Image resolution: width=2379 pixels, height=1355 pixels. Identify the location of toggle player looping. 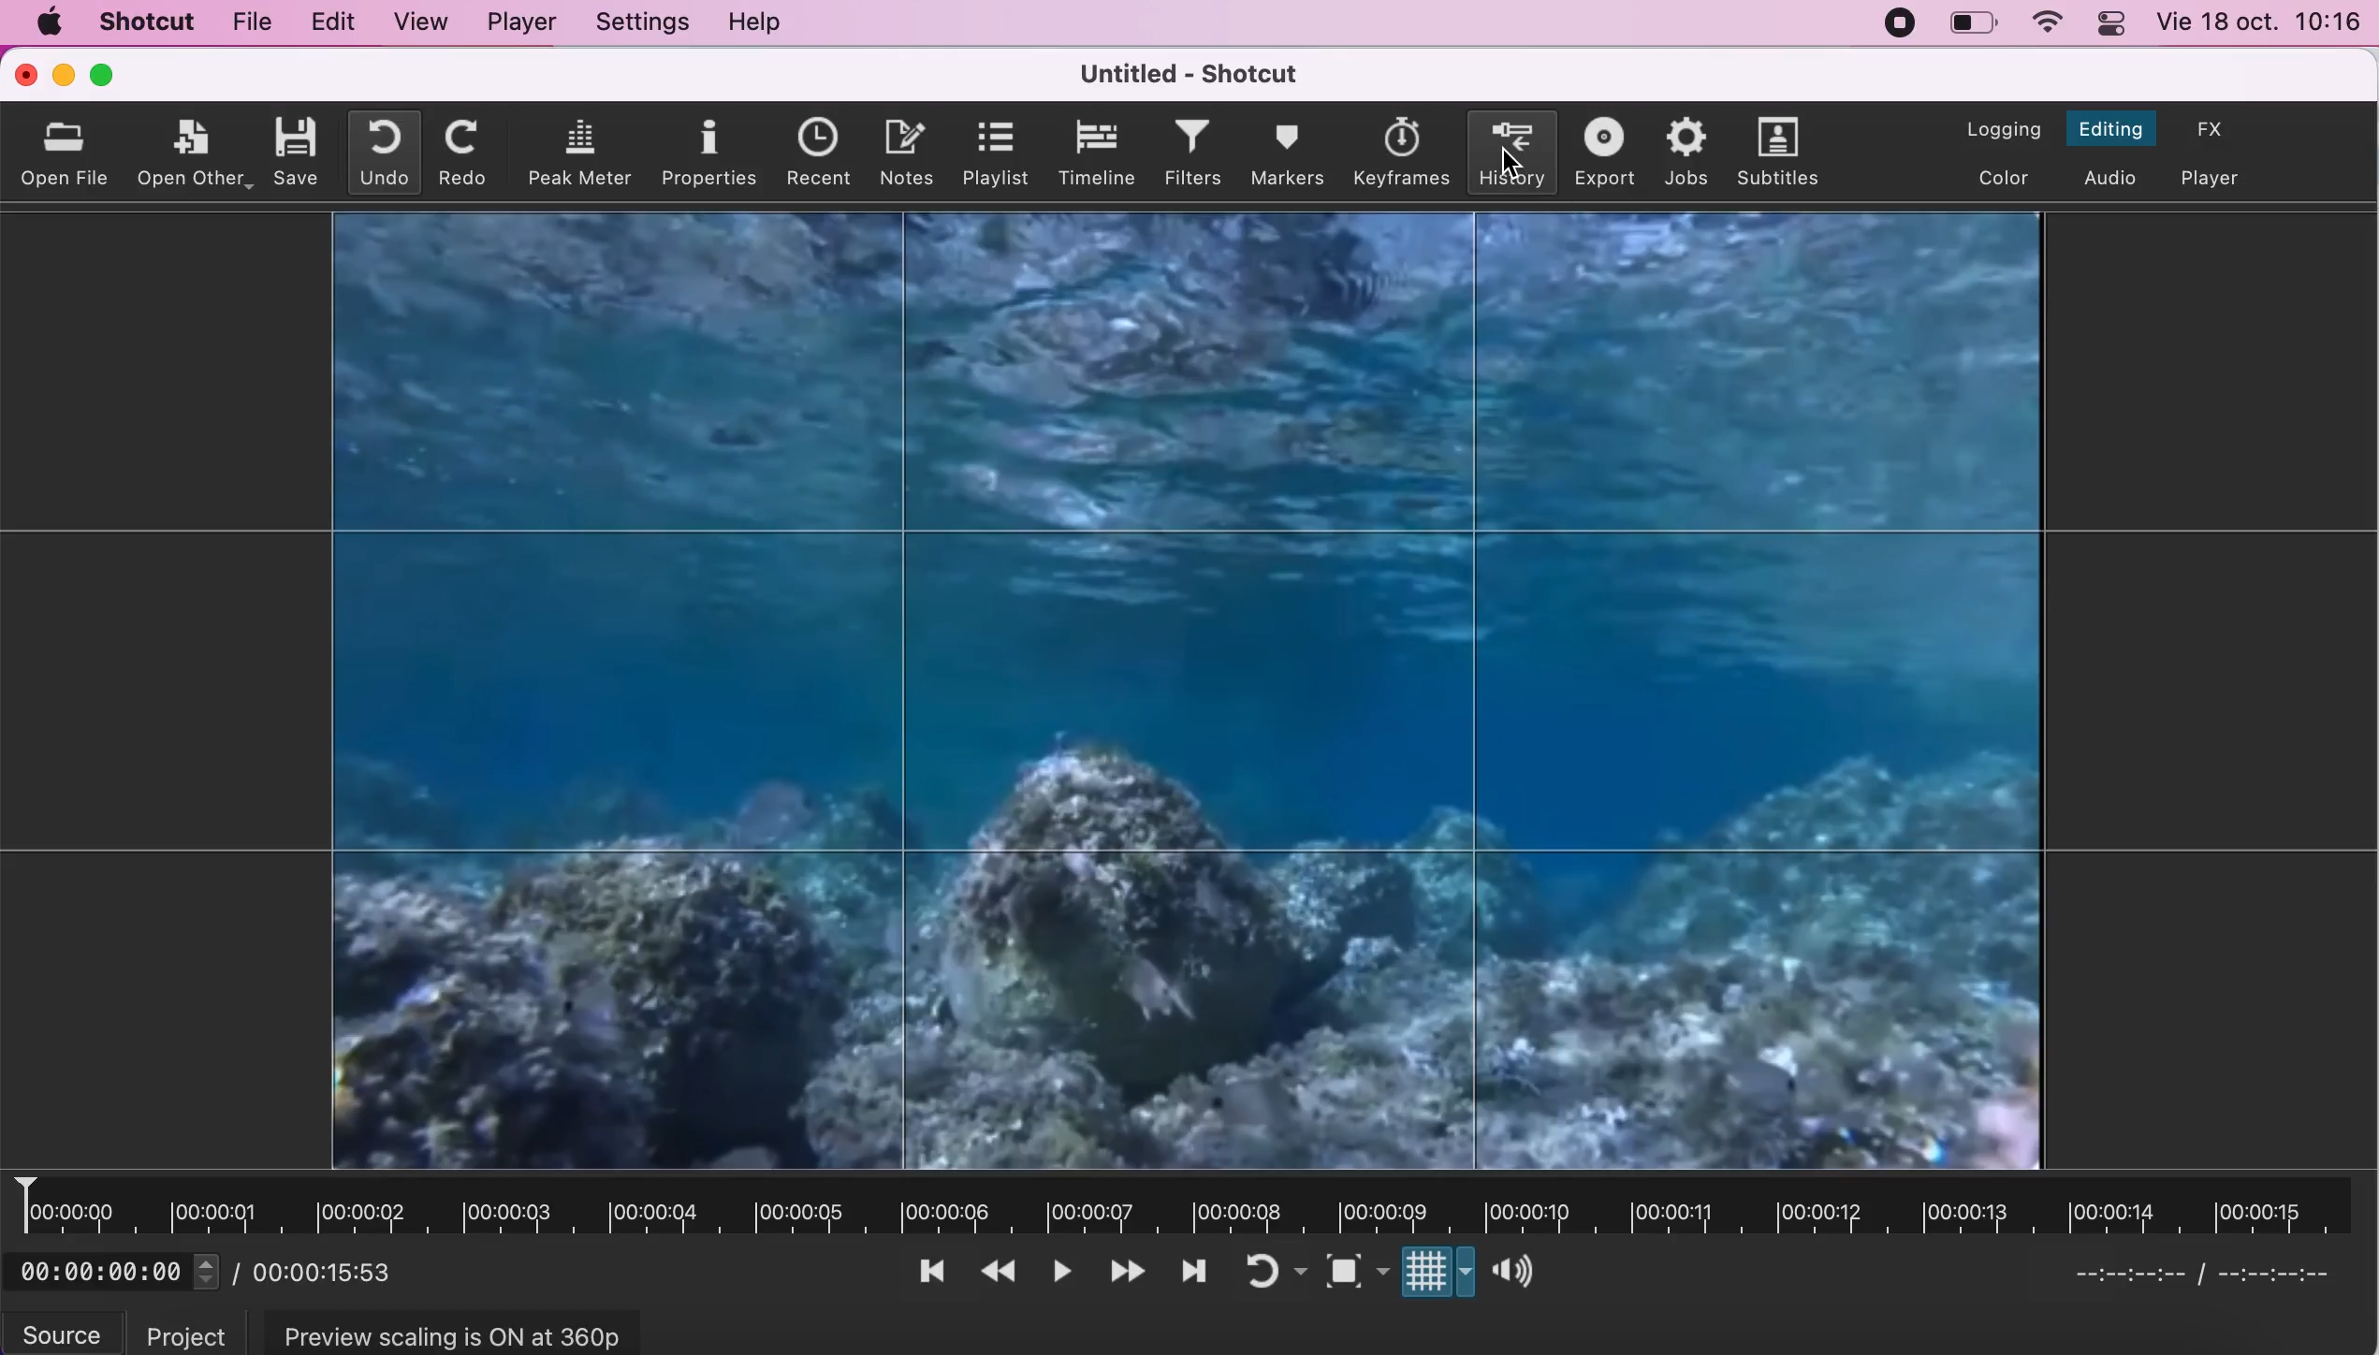
(1271, 1273).